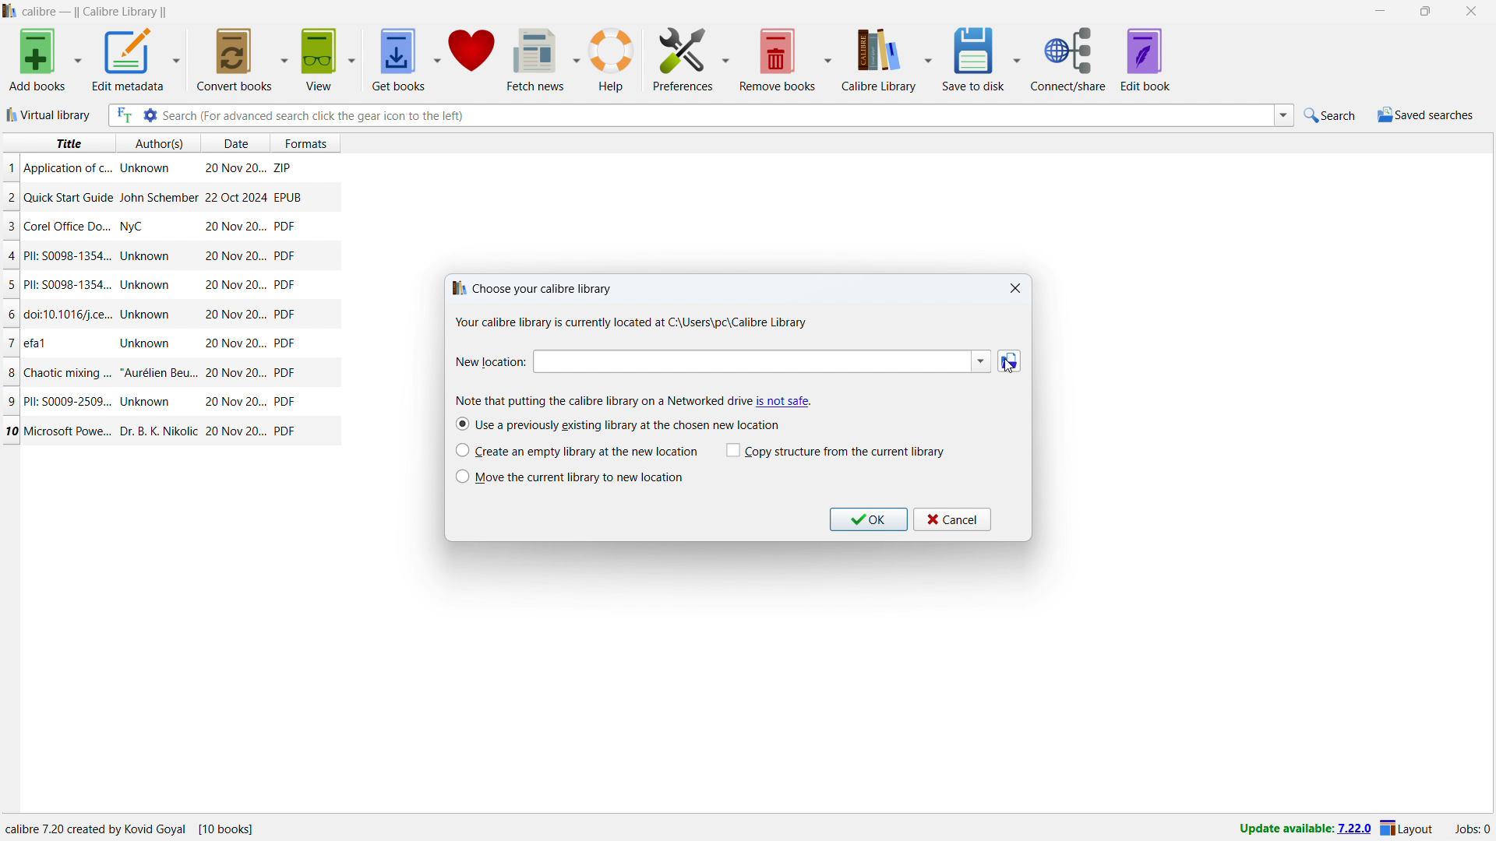 The height and width of the screenshot is (841, 1496). I want to click on Author, so click(135, 228).